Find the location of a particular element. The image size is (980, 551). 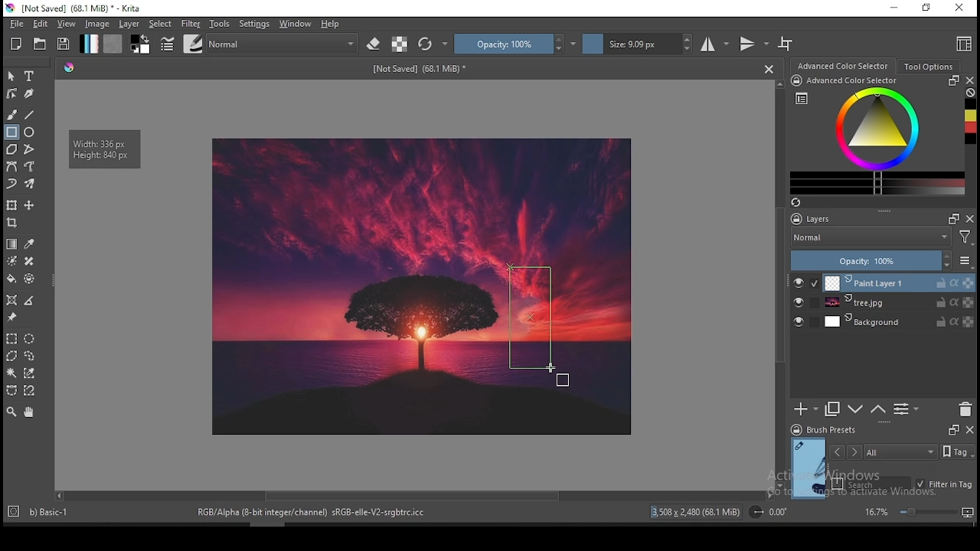

duplicate layer is located at coordinates (833, 410).